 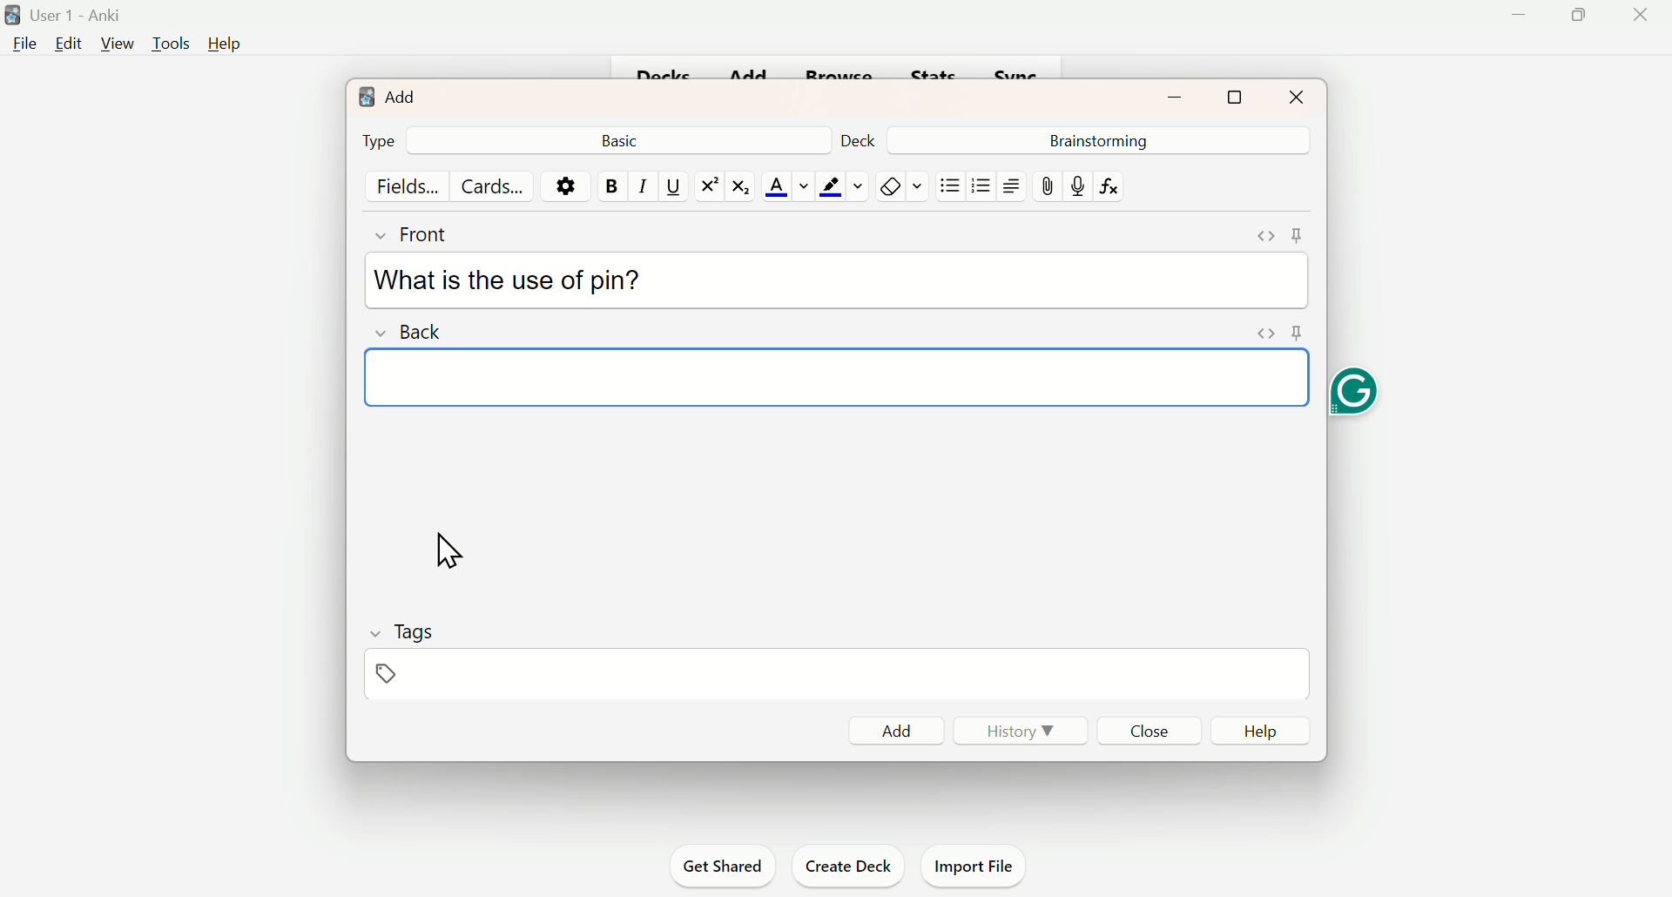 What do you see at coordinates (951, 185) in the screenshot?
I see `Unorganised list` at bounding box center [951, 185].